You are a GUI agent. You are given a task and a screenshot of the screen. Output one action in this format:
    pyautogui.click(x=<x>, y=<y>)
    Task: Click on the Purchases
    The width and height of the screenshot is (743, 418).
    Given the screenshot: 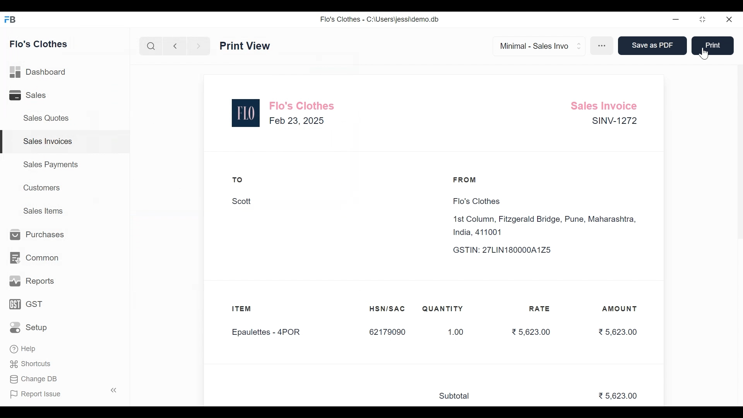 What is the action you would take?
    pyautogui.click(x=38, y=236)
    